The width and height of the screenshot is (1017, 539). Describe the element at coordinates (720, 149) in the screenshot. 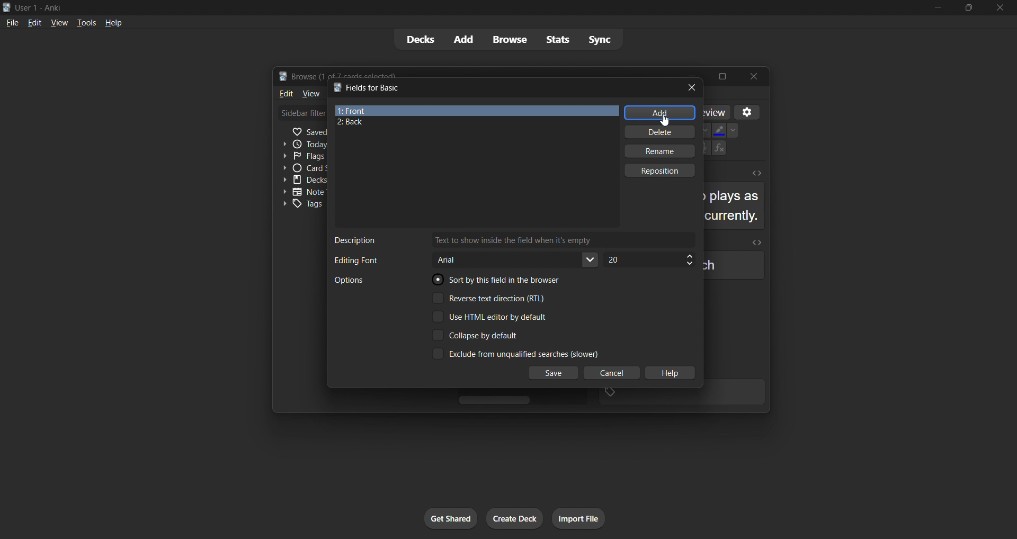

I see `Functions` at that location.